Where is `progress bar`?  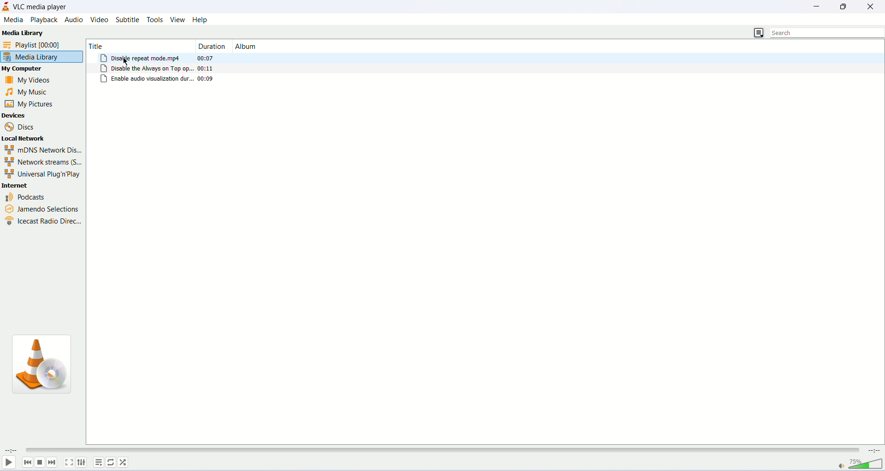
progress bar is located at coordinates (441, 451).